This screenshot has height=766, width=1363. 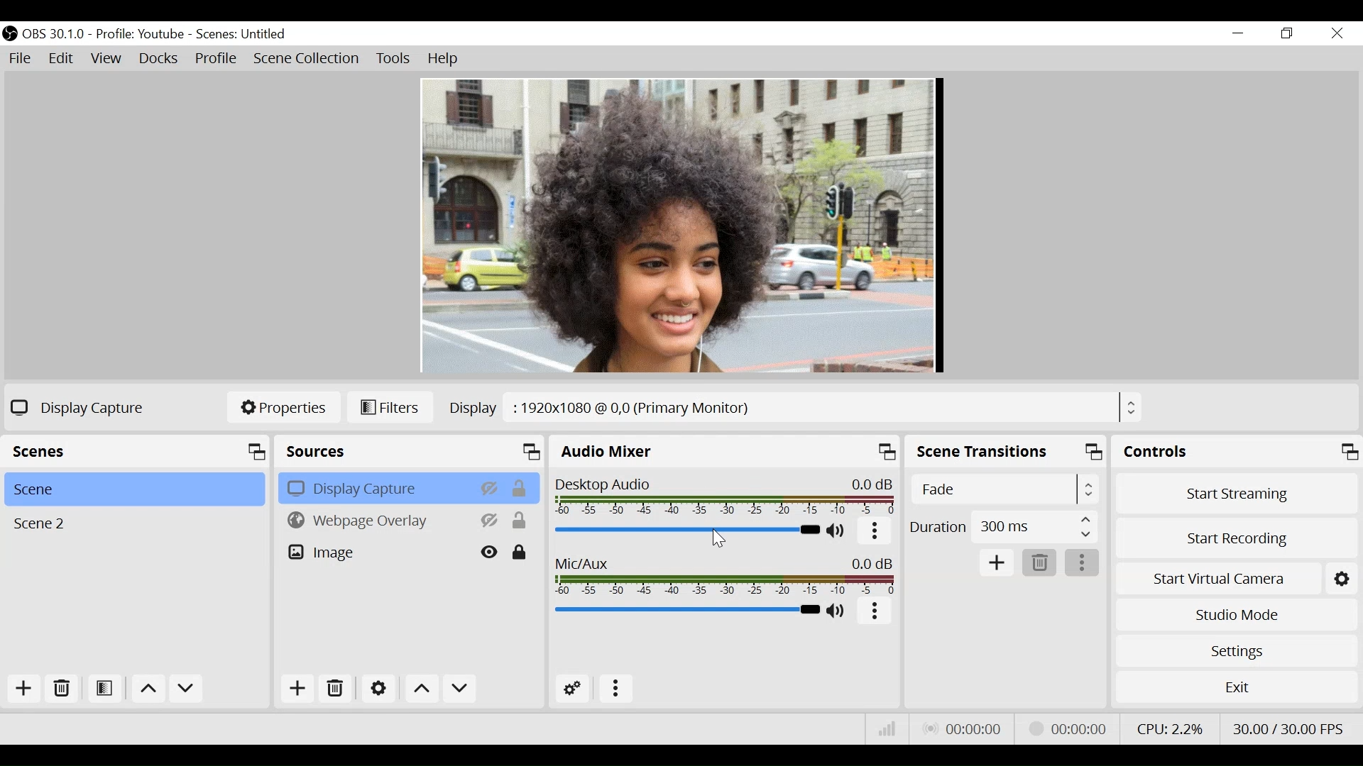 What do you see at coordinates (461, 689) in the screenshot?
I see `Move down` at bounding box center [461, 689].